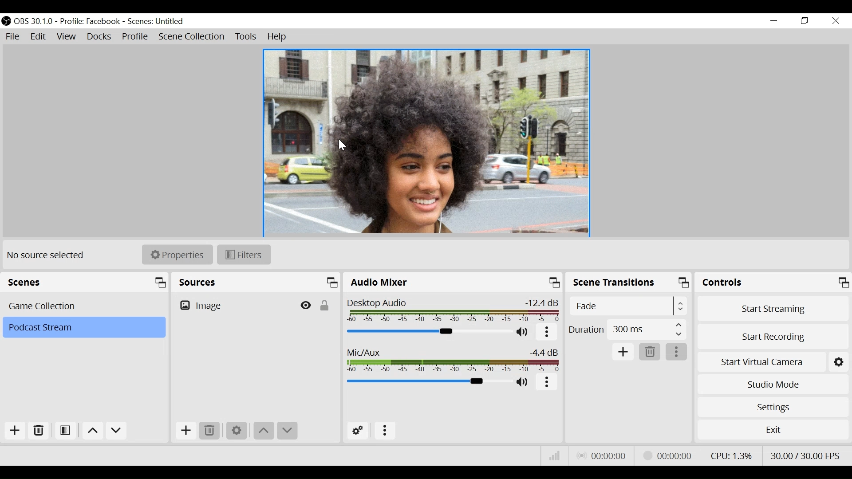  What do you see at coordinates (244, 255) in the screenshot?
I see `Filters` at bounding box center [244, 255].